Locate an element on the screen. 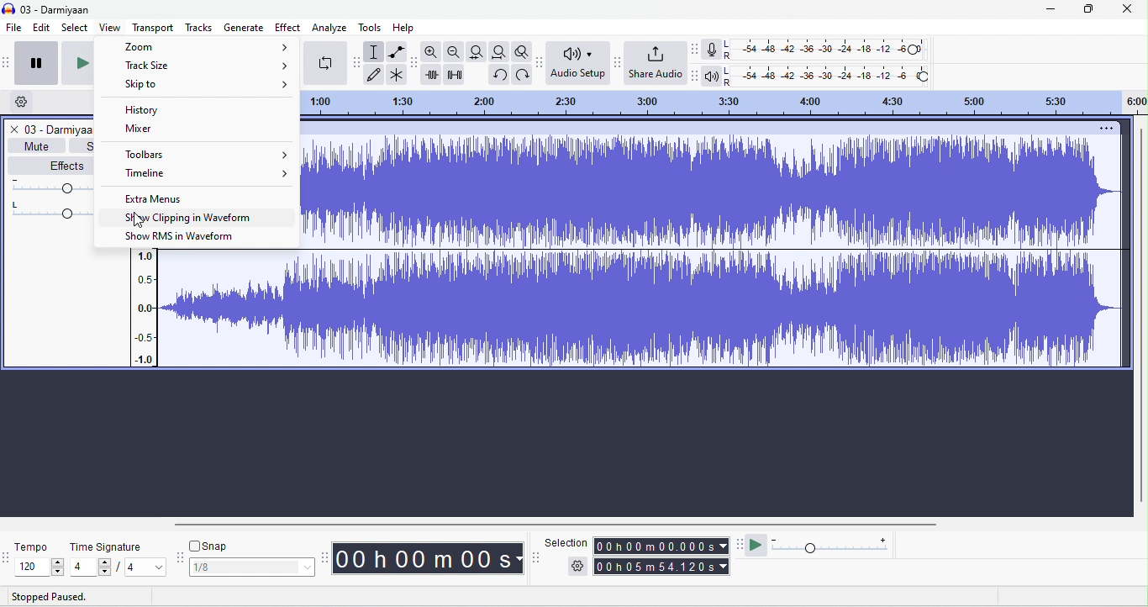 The height and width of the screenshot is (607, 1148). show RMS in waveform is located at coordinates (181, 236).